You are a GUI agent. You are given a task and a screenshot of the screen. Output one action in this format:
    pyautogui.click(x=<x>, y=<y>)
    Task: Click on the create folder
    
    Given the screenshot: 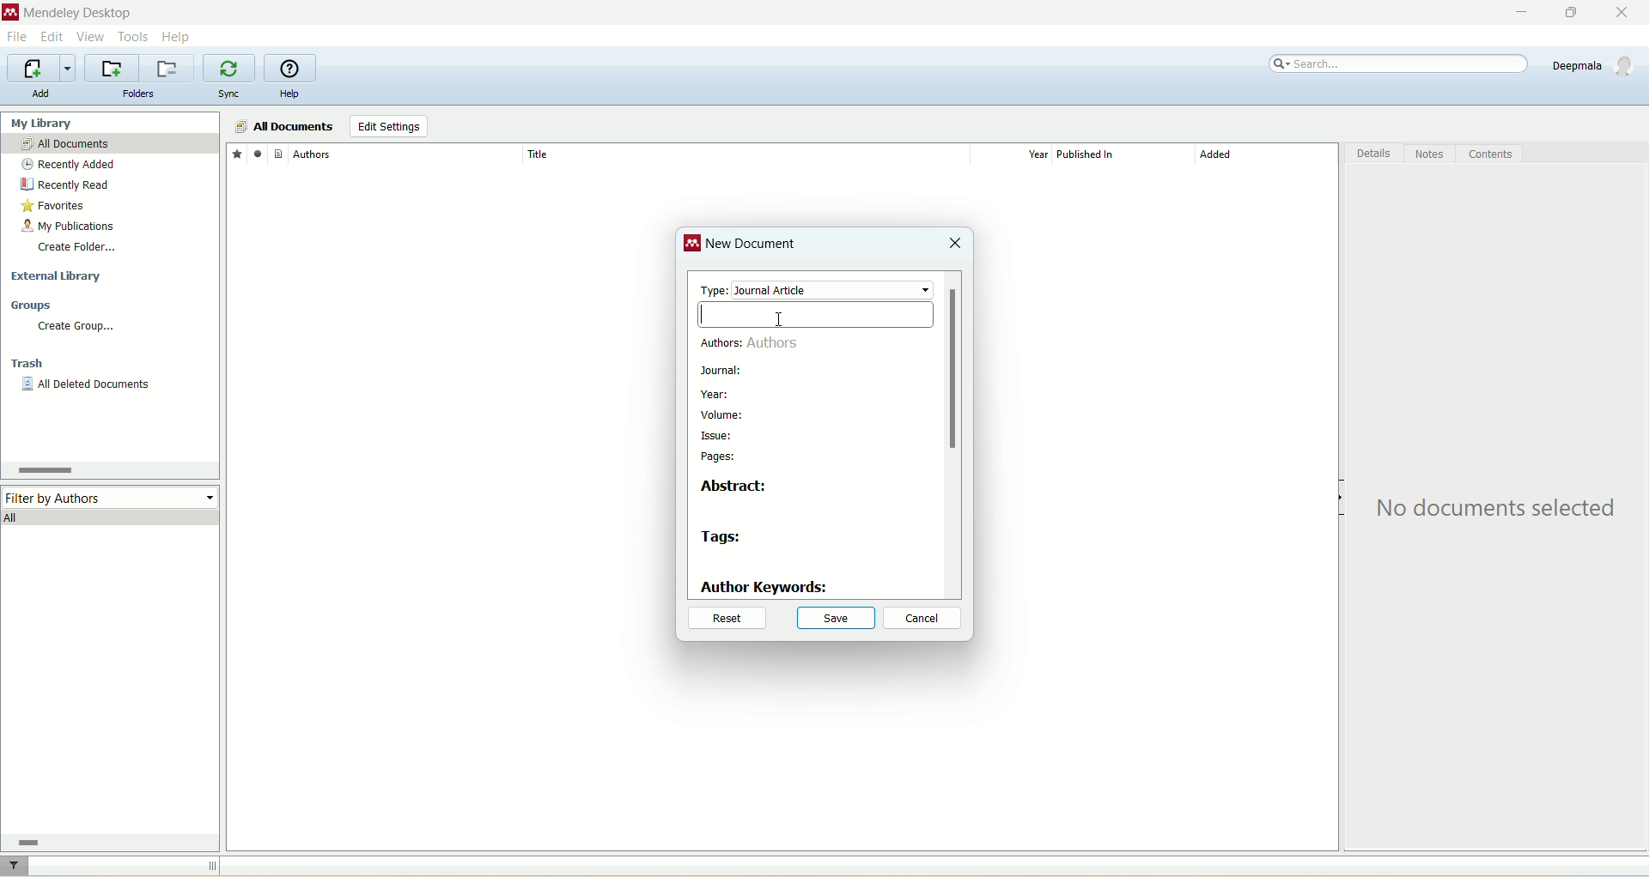 What is the action you would take?
    pyautogui.click(x=76, y=246)
    